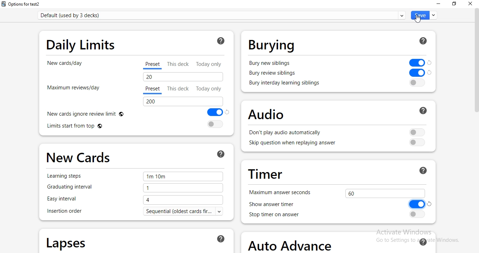  Describe the element at coordinates (184, 102) in the screenshot. I see `200` at that location.